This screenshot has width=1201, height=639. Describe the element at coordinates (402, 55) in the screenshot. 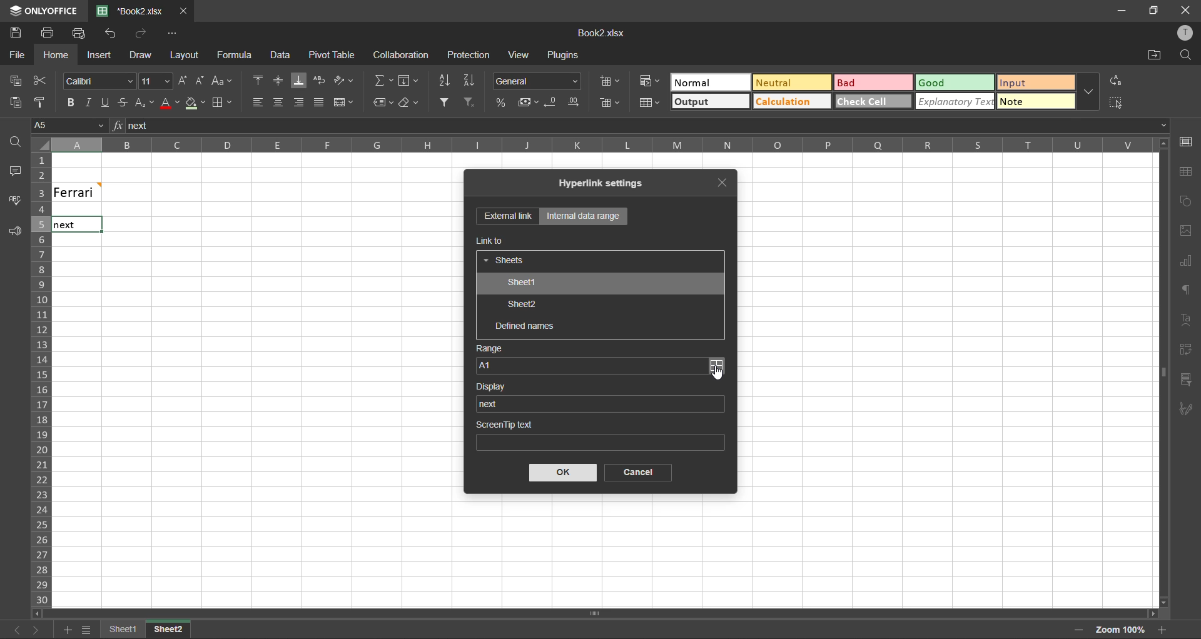

I see `collaboration` at that location.